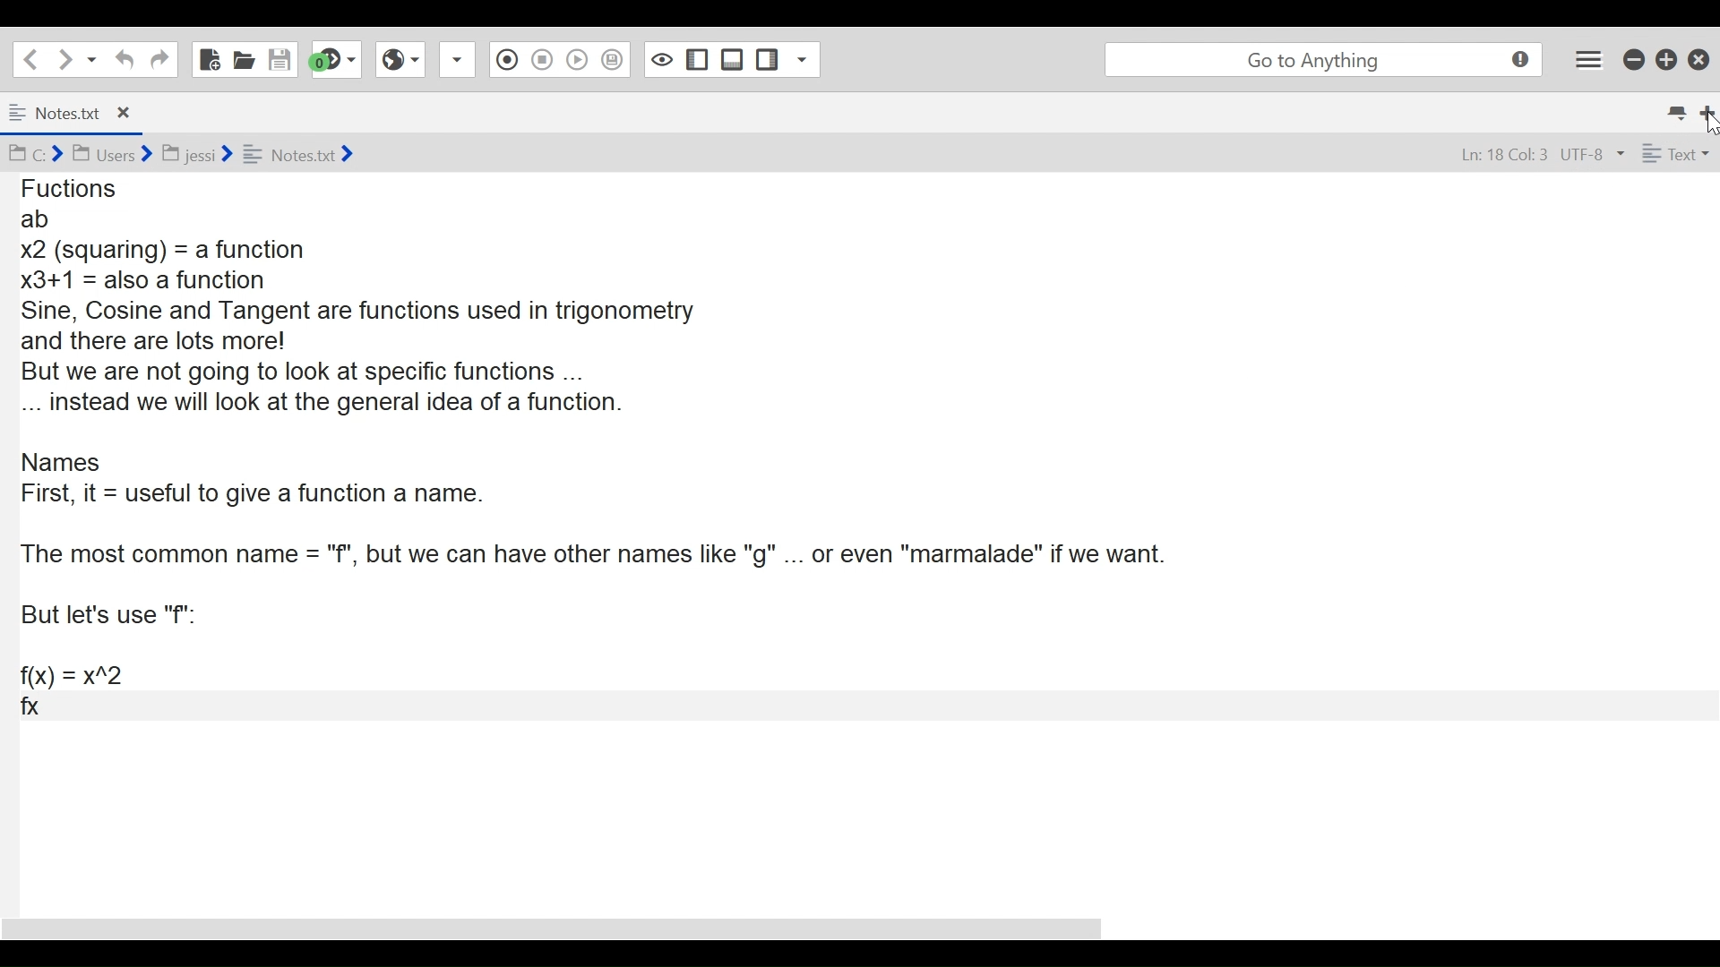  What do you see at coordinates (1707, 110) in the screenshot?
I see `New Tab` at bounding box center [1707, 110].